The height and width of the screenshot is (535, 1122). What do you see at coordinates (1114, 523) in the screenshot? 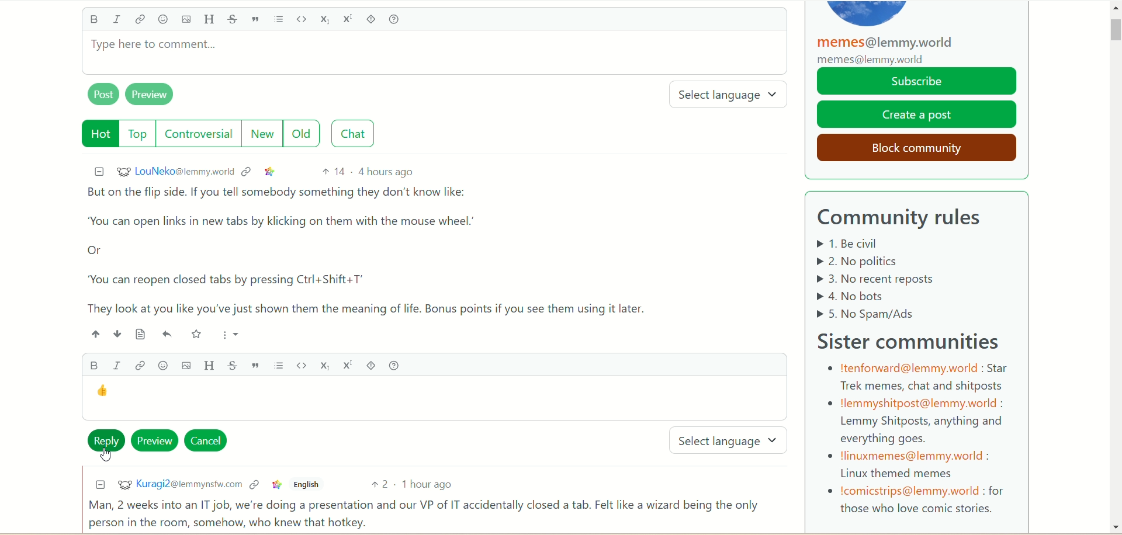
I see `Scroll down arrow` at bounding box center [1114, 523].